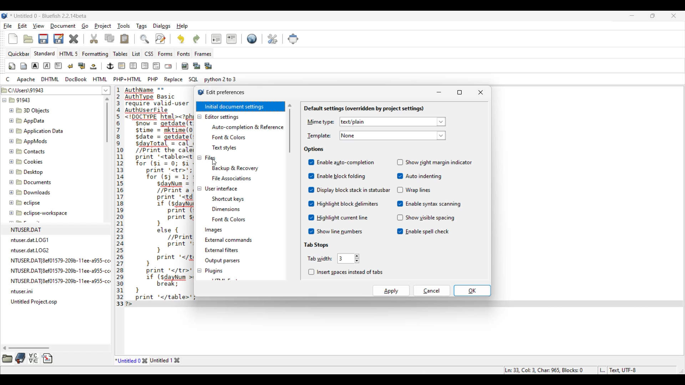 Image resolution: width=685 pixels, height=385 pixels. Describe the element at coordinates (316, 245) in the screenshot. I see `Section title` at that location.